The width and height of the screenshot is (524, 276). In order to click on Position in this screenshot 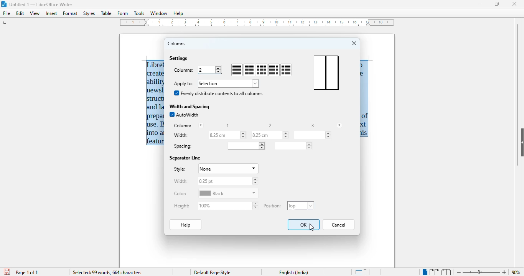, I will do `click(274, 205)`.